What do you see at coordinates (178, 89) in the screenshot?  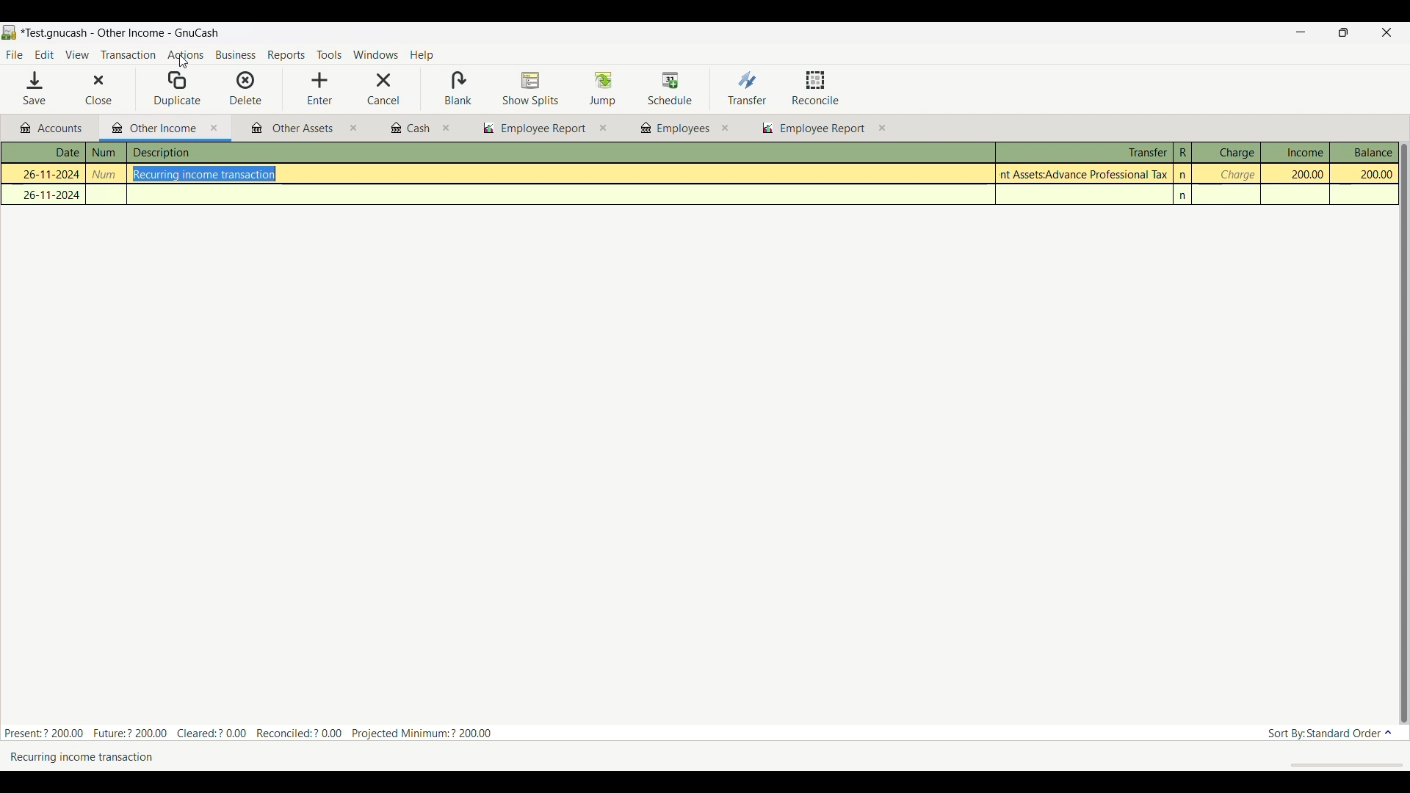 I see `Duplicate` at bounding box center [178, 89].